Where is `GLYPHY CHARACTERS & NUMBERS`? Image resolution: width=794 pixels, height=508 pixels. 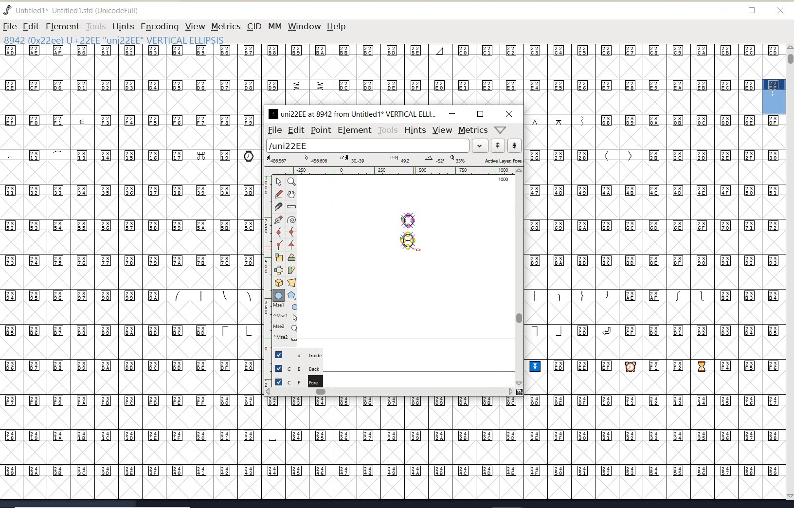 GLYPHY CHARACTERS & NUMBERS is located at coordinates (129, 250).